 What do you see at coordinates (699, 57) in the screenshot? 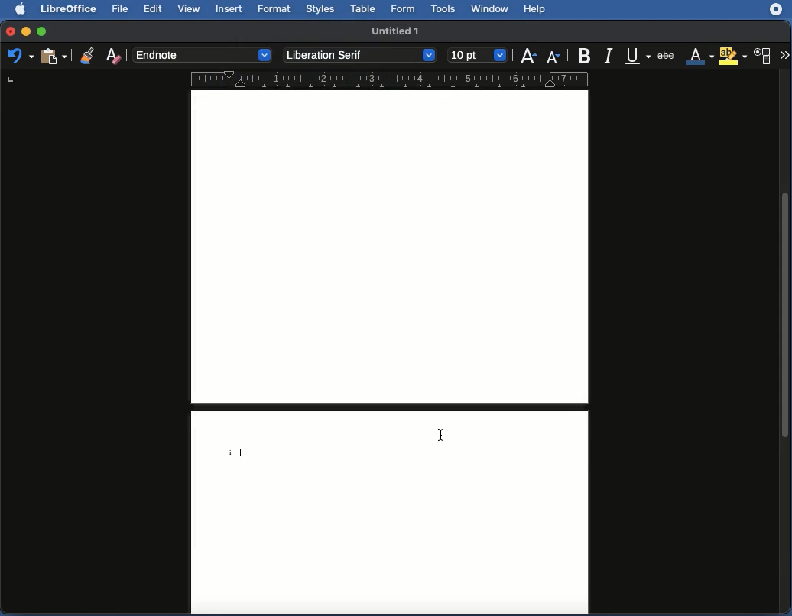
I see `Font color` at bounding box center [699, 57].